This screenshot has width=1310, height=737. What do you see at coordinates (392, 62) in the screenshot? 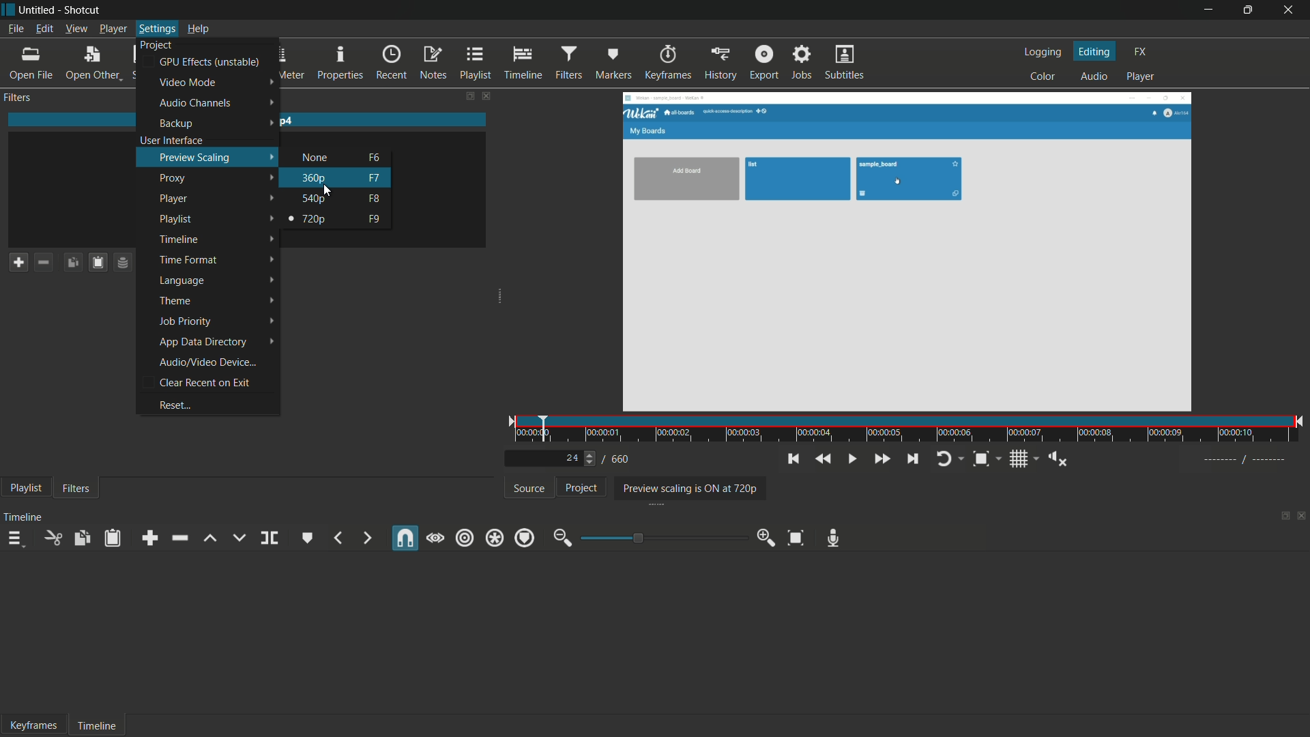
I see `recent` at bounding box center [392, 62].